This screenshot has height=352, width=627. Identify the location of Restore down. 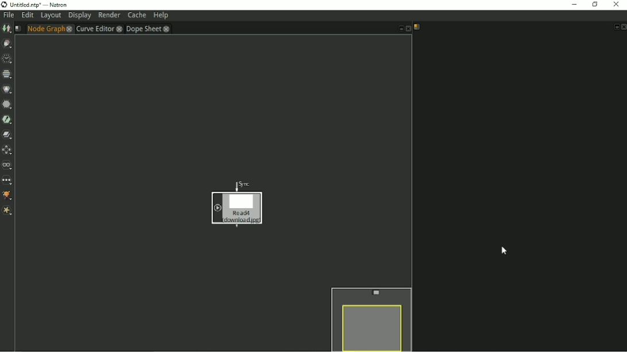
(594, 5).